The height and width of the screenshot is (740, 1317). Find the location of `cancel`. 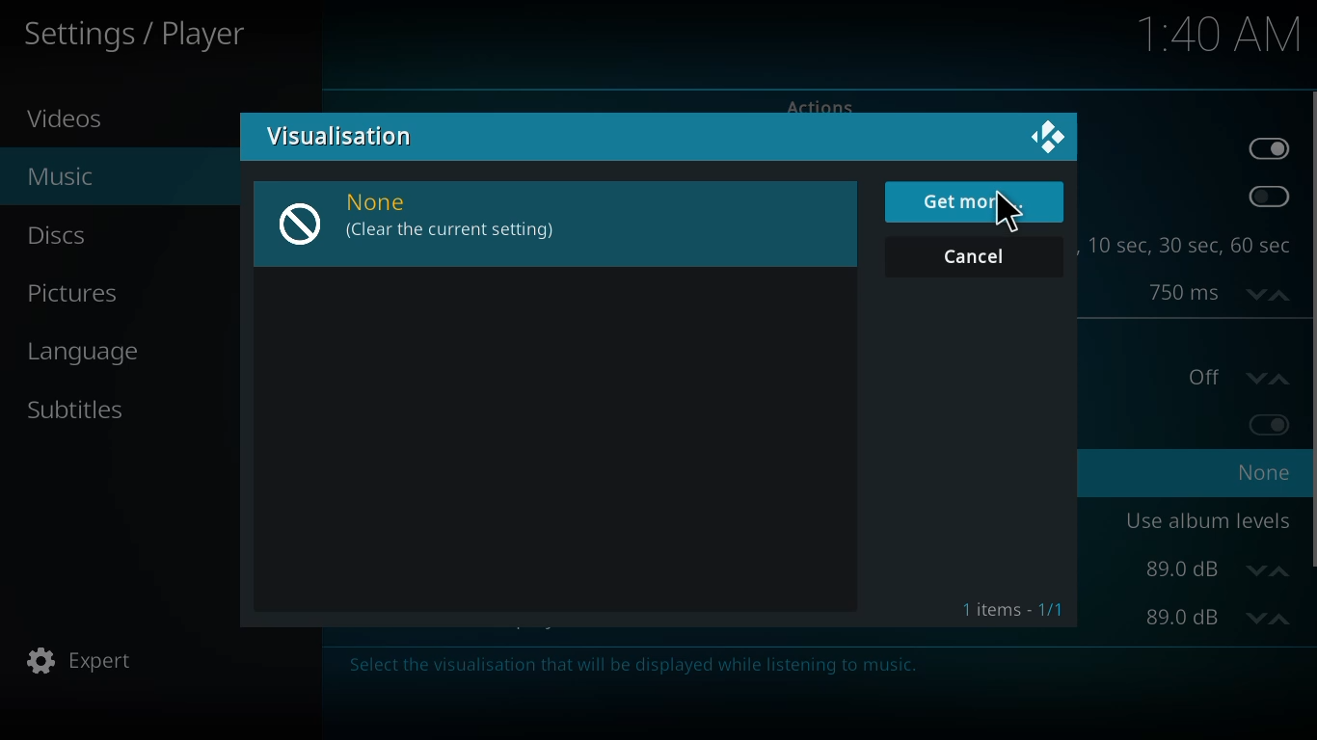

cancel is located at coordinates (975, 256).